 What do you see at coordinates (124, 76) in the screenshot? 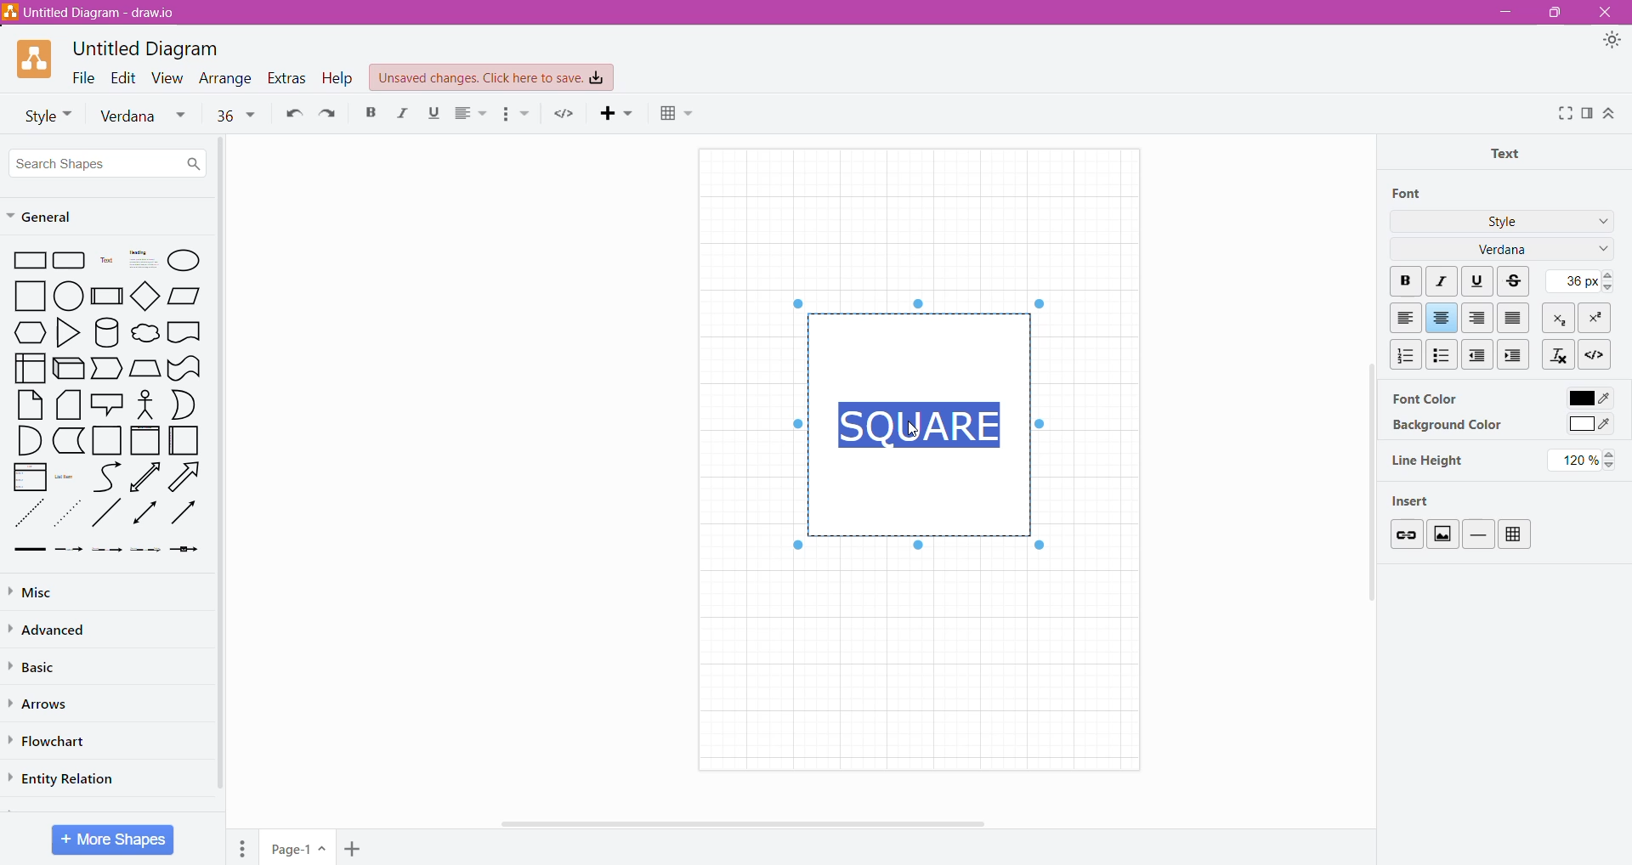
I see `Edit` at bounding box center [124, 76].